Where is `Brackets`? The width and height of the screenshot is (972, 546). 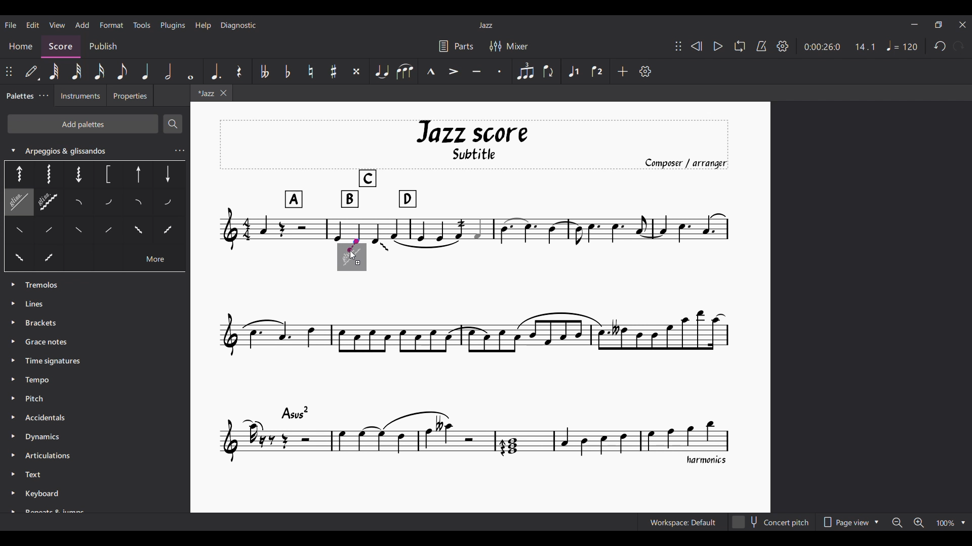
Brackets is located at coordinates (42, 322).